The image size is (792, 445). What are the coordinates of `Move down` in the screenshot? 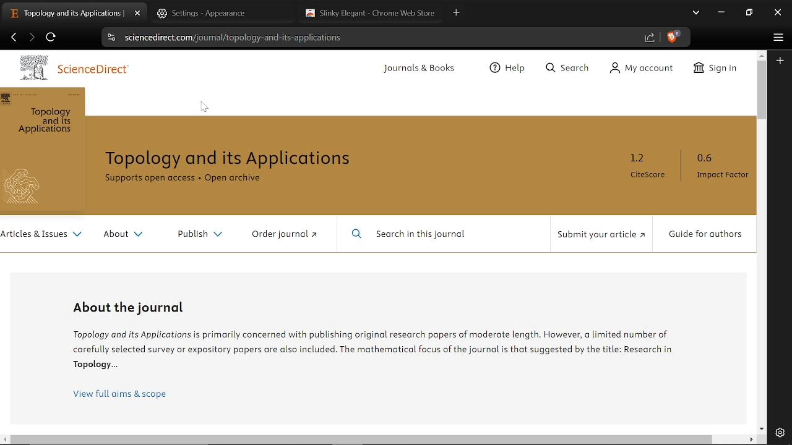 It's located at (762, 428).